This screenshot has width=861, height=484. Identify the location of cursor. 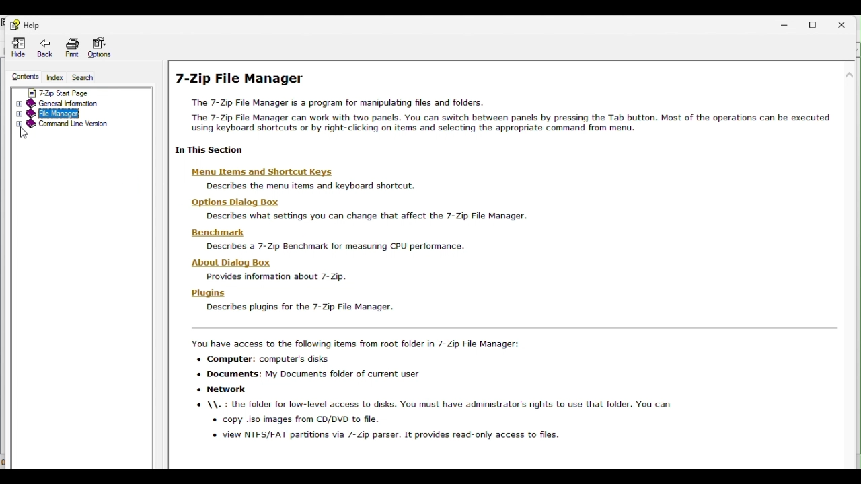
(26, 134).